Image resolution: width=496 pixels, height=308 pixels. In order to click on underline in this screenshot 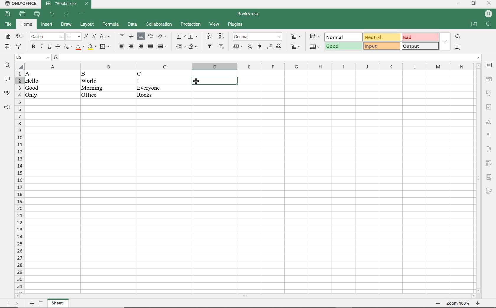, I will do `click(50, 47)`.